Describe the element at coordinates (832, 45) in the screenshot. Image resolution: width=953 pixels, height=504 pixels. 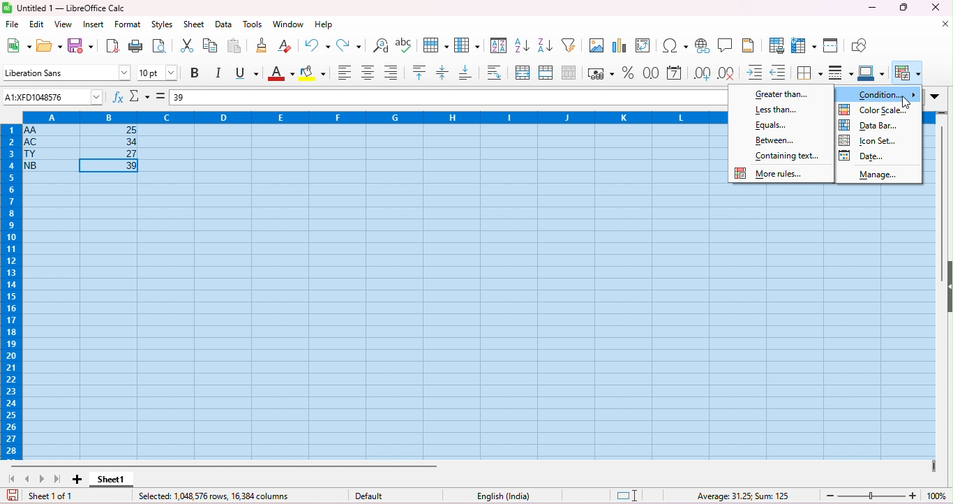
I see `split ` at that location.